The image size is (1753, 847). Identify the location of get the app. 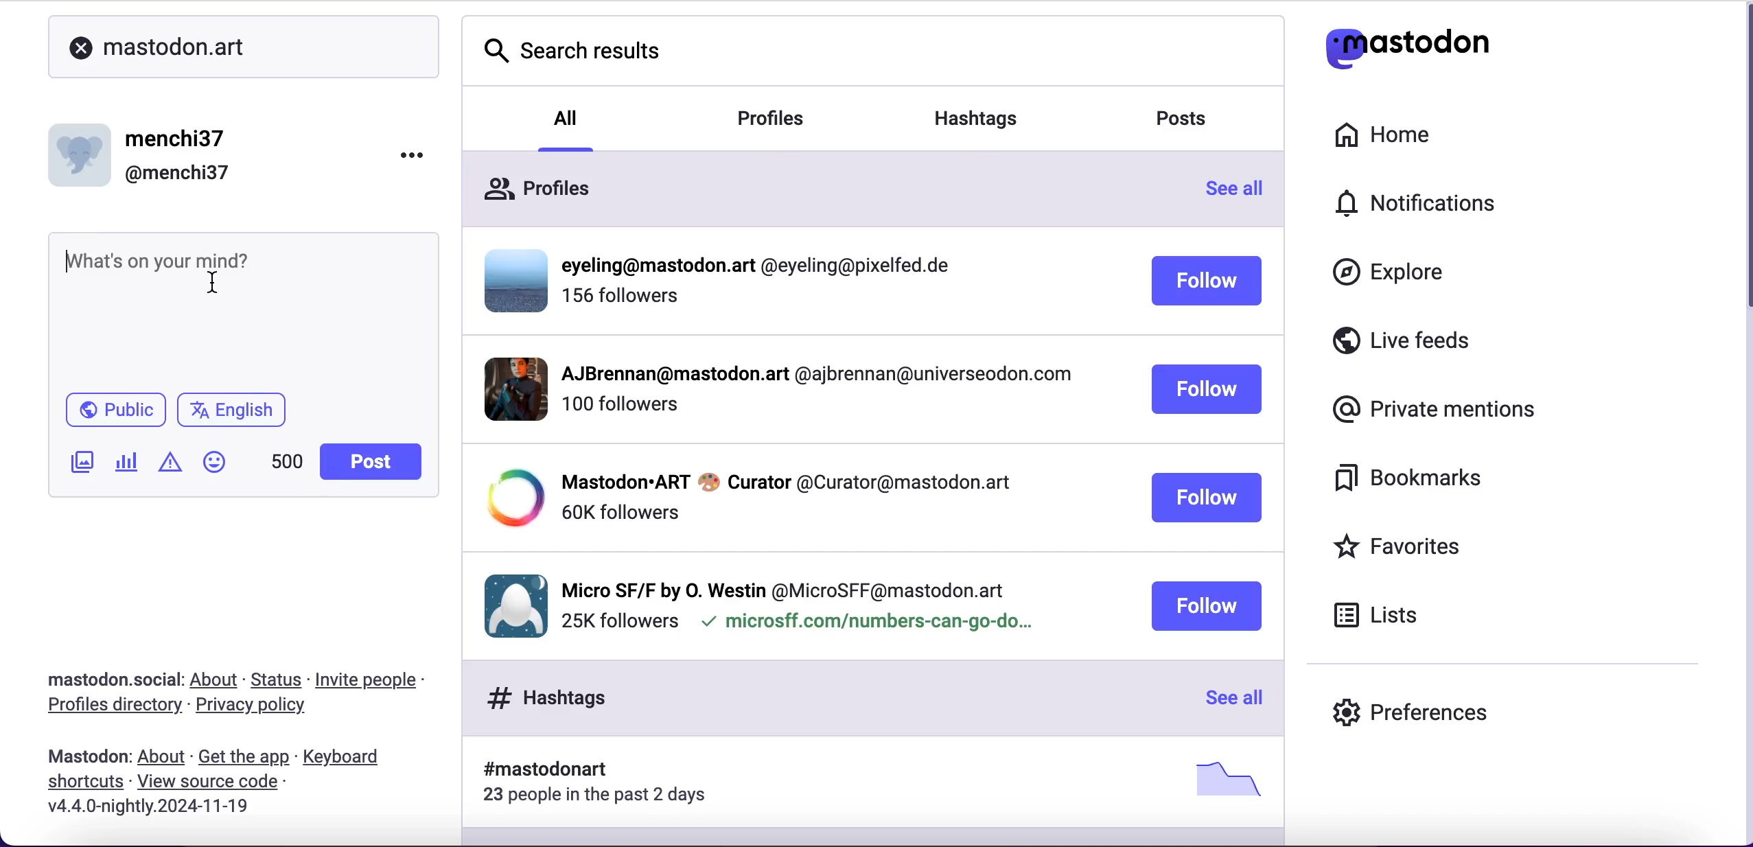
(244, 756).